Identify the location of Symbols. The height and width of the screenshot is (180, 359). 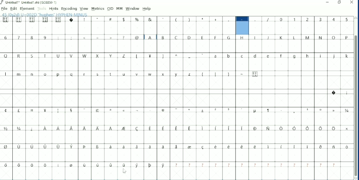
(137, 20).